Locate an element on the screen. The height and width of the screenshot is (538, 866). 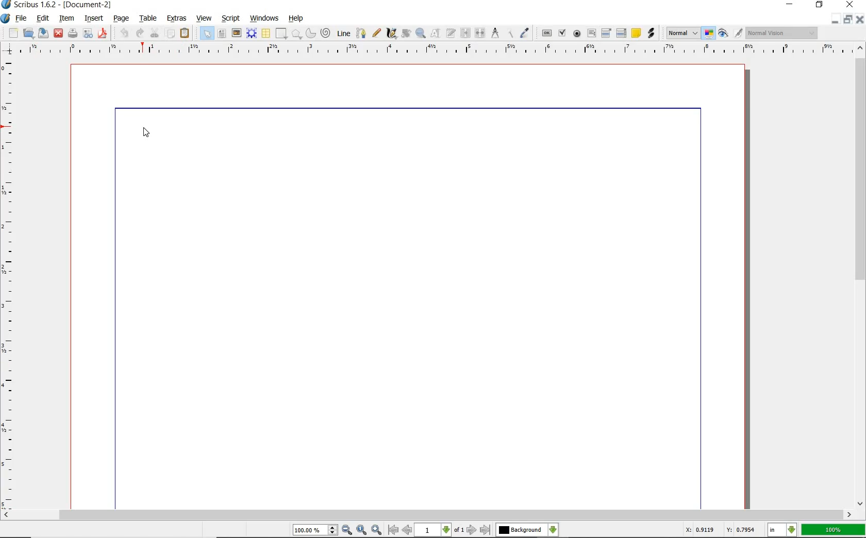
select the image preview mode is located at coordinates (681, 33).